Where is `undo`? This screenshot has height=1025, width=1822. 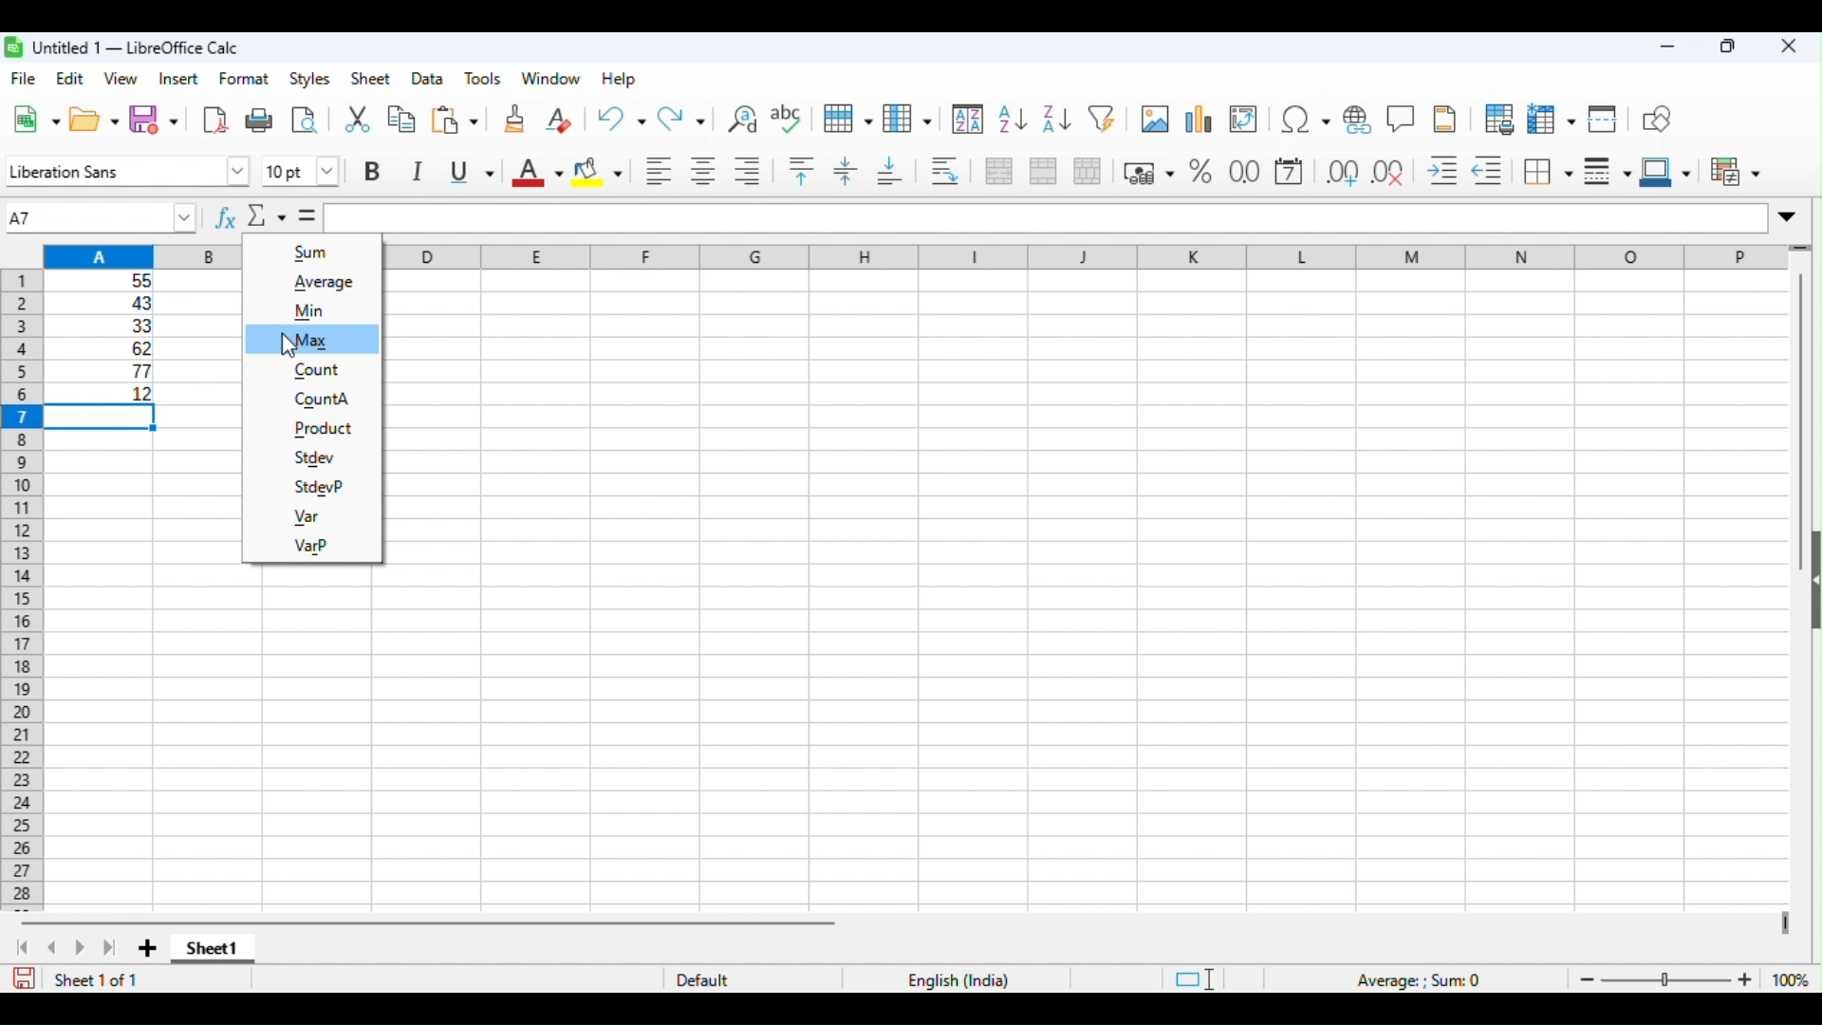 undo is located at coordinates (622, 121).